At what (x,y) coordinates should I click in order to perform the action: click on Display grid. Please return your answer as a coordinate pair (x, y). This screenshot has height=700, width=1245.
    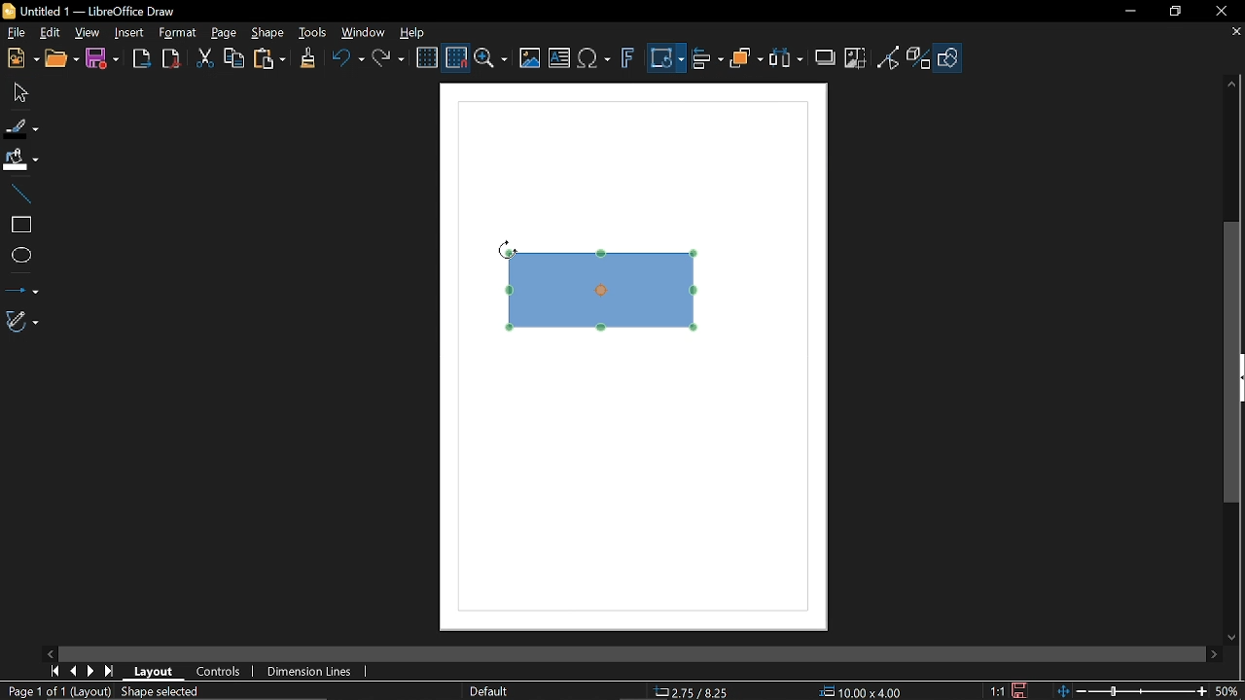
    Looking at the image, I should click on (427, 59).